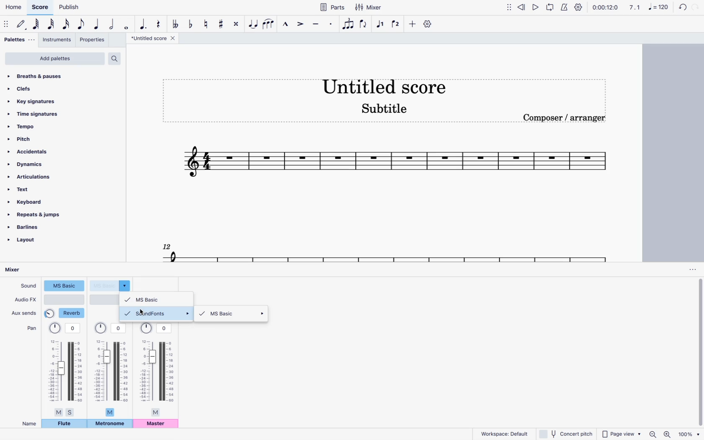 This screenshot has height=440, width=704. Describe the element at coordinates (46, 151) in the screenshot. I see `accidentals` at that location.